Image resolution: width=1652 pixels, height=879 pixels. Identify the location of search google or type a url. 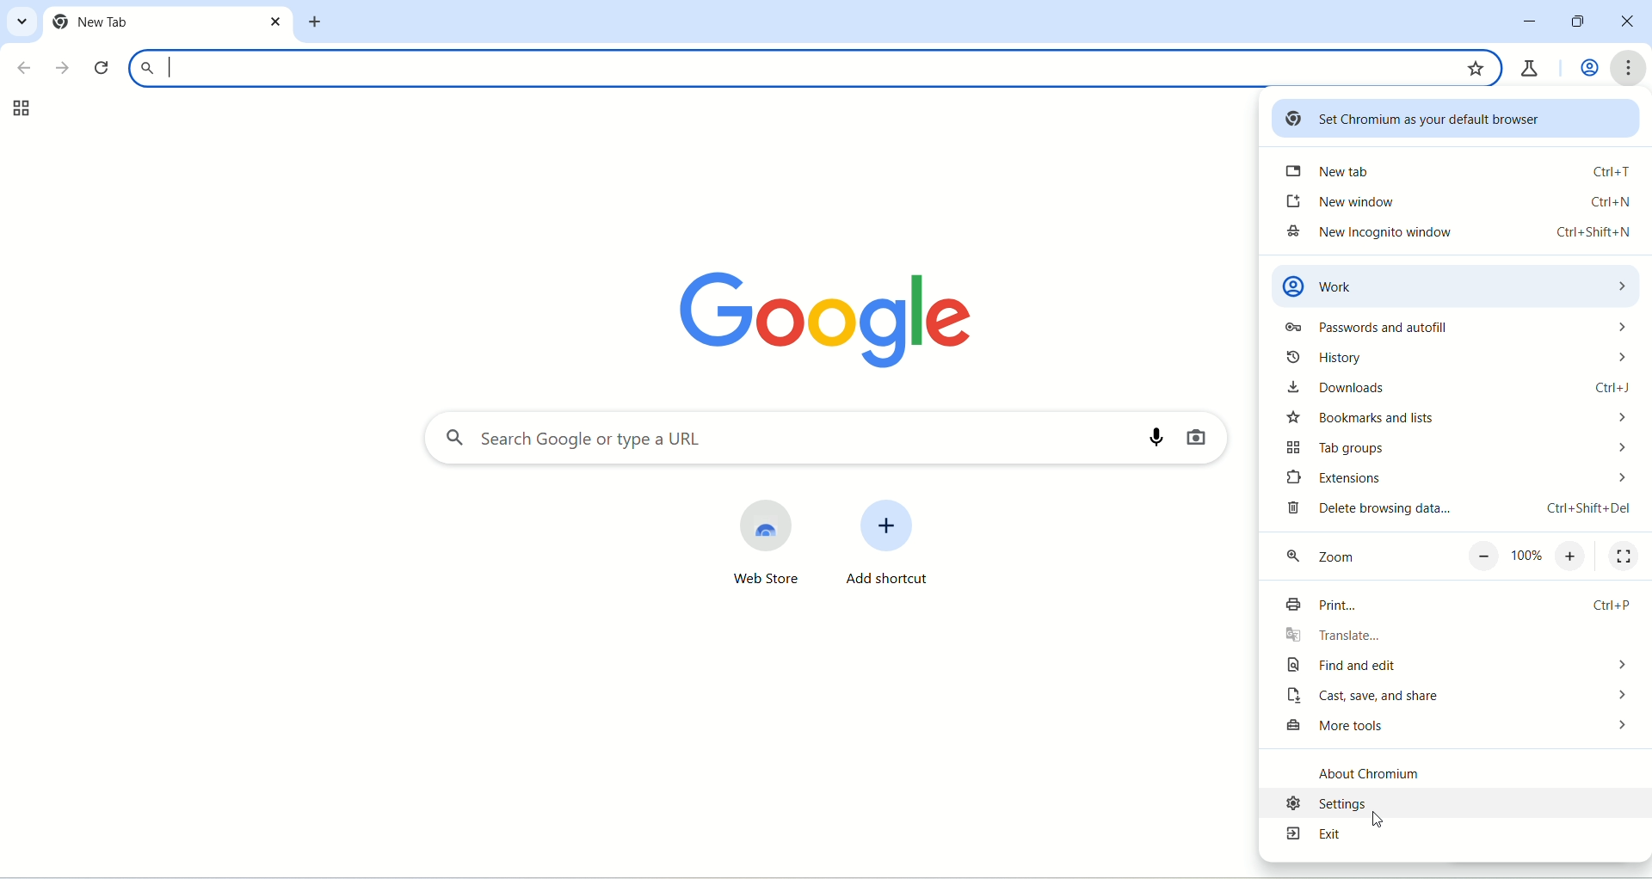
(763, 439).